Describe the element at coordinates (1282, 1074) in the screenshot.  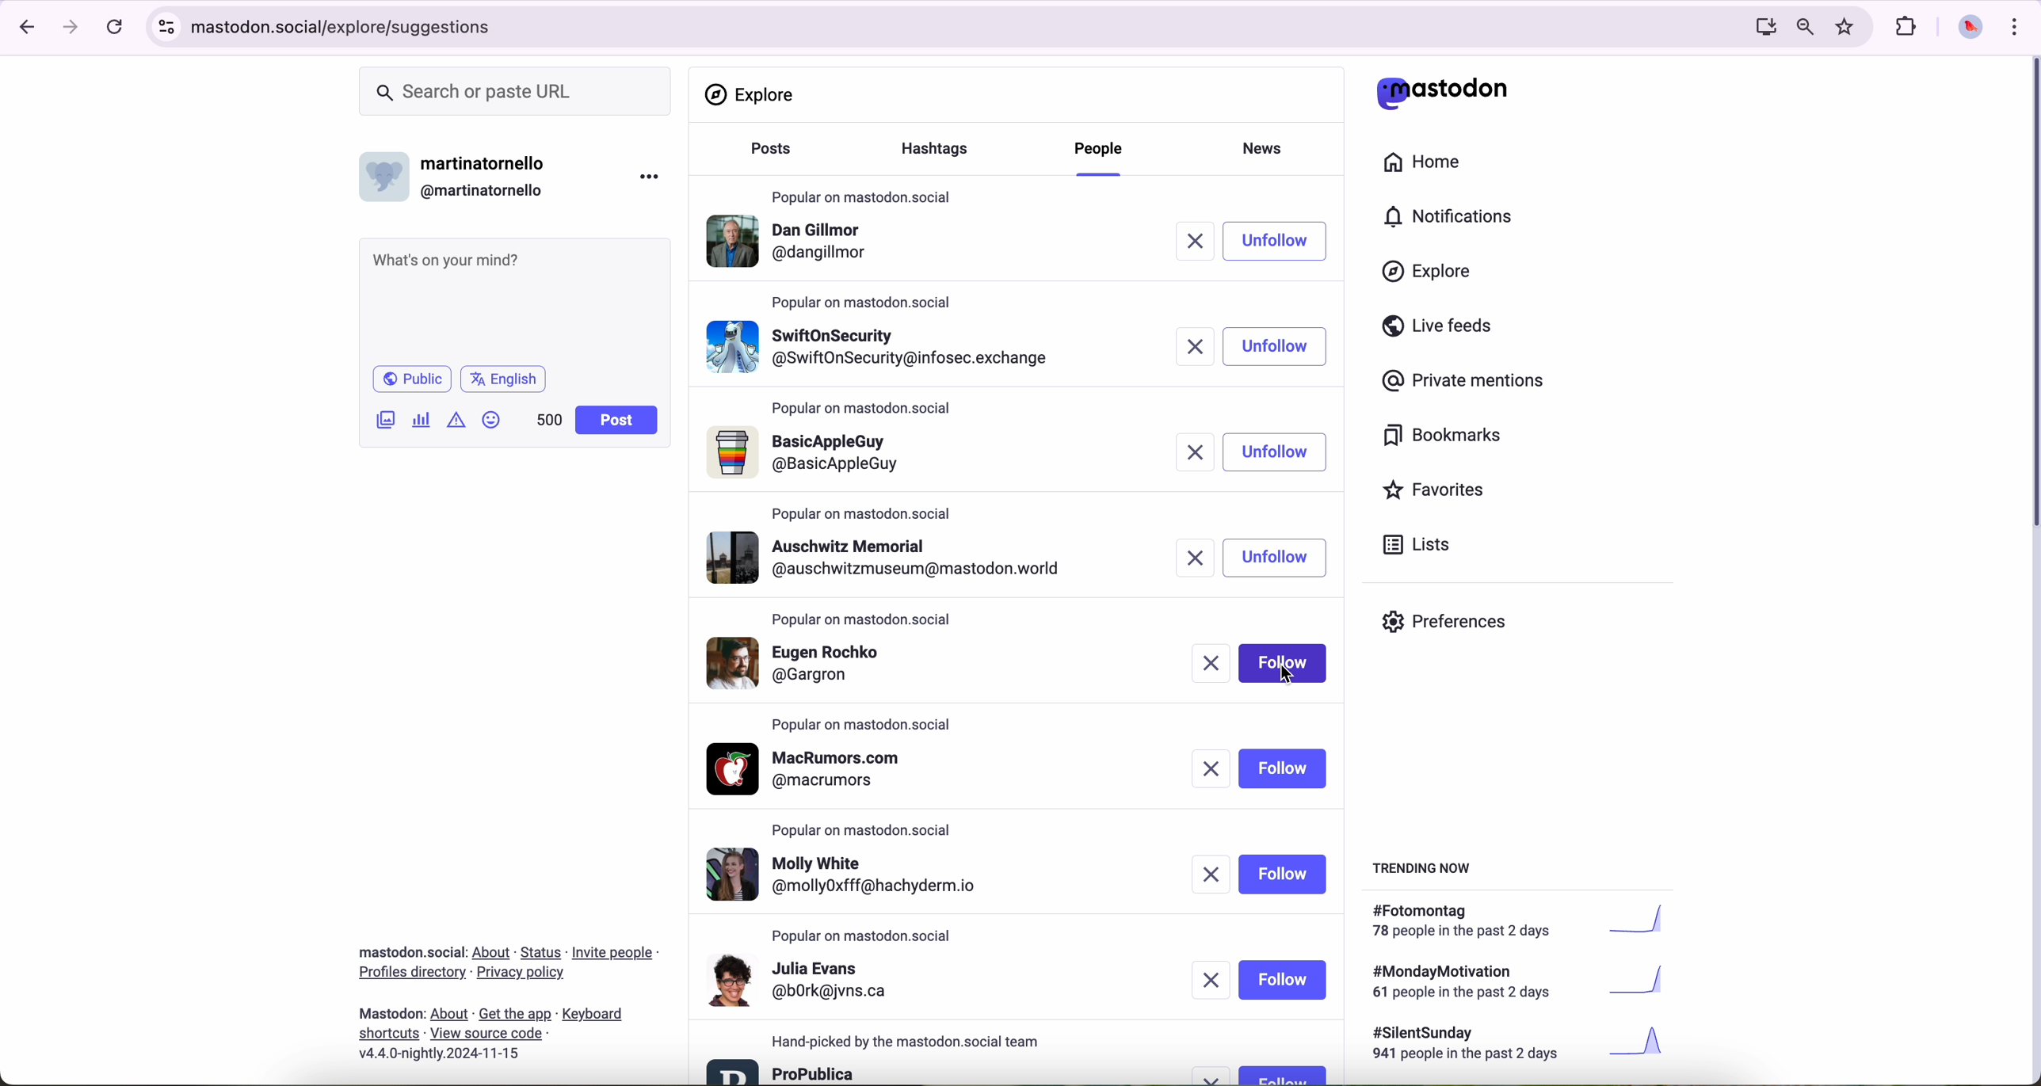
I see `follow button` at that location.